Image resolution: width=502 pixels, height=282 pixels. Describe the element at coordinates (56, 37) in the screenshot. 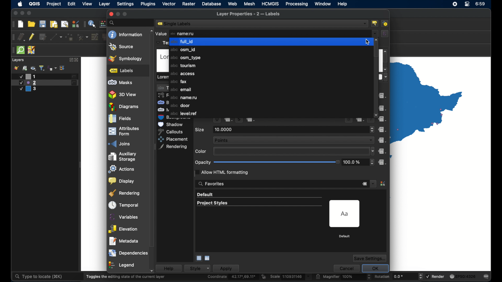

I see `digitize  with segment` at that location.